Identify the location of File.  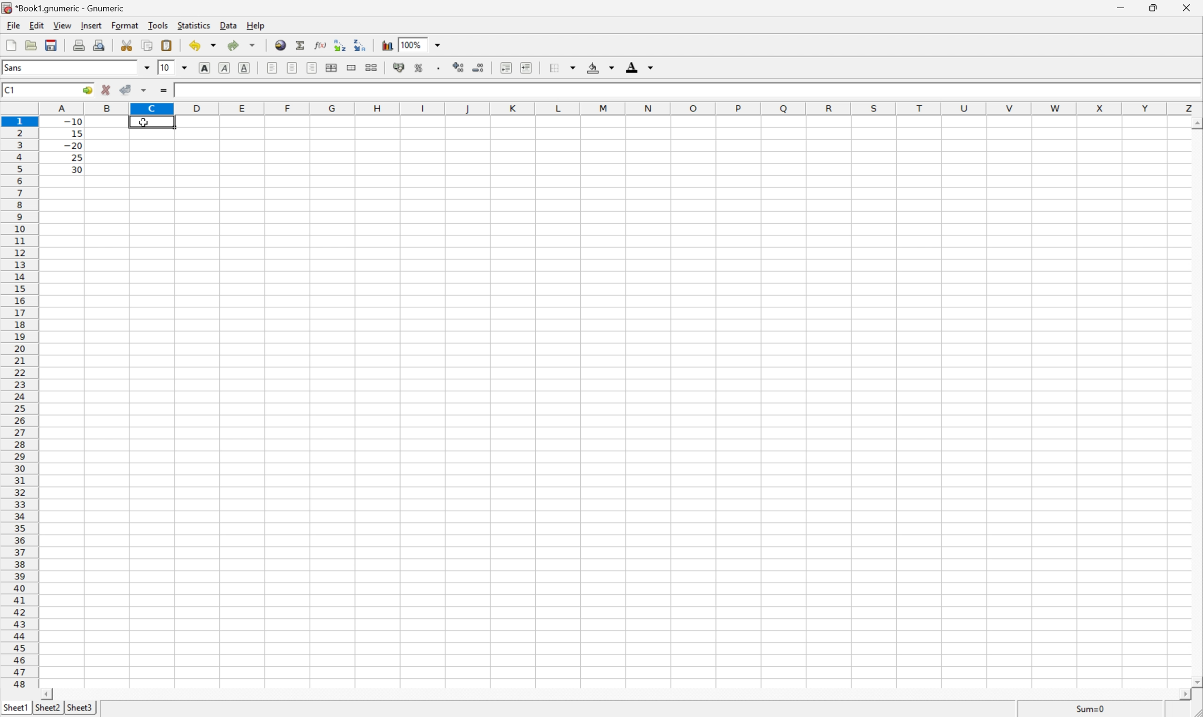
(11, 46).